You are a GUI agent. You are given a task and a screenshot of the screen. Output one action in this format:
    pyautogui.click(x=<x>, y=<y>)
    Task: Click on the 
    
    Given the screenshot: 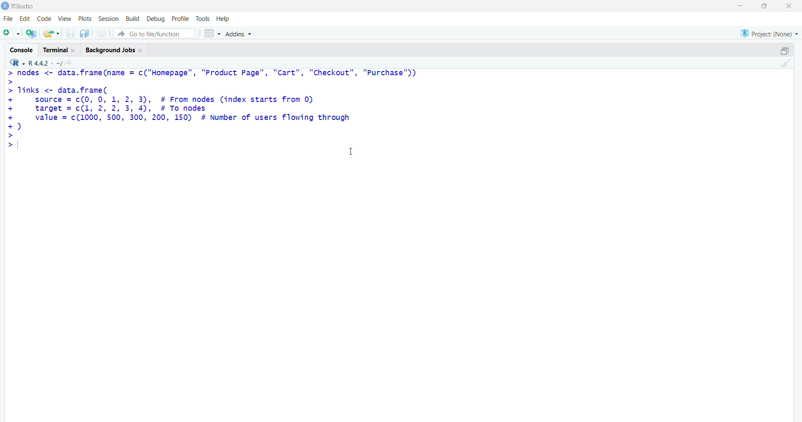 What is the action you would take?
    pyautogui.click(x=43, y=18)
    